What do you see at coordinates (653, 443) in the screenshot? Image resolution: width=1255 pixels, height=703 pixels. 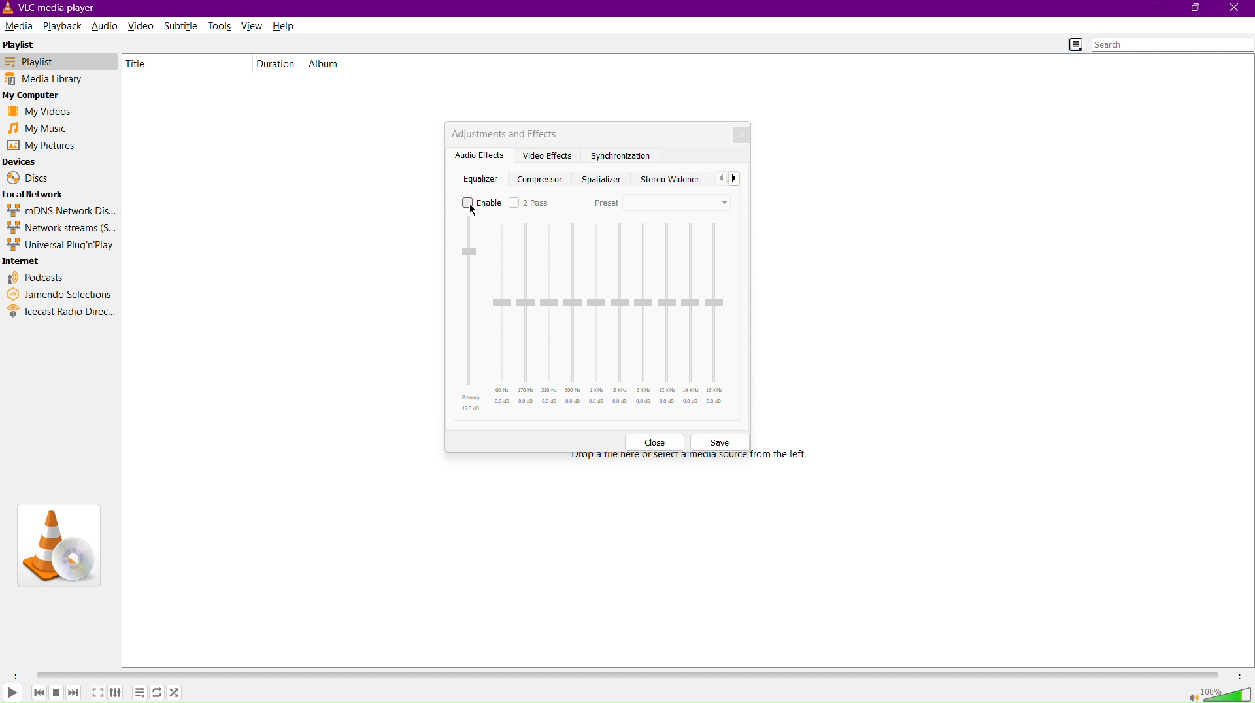 I see `Close` at bounding box center [653, 443].